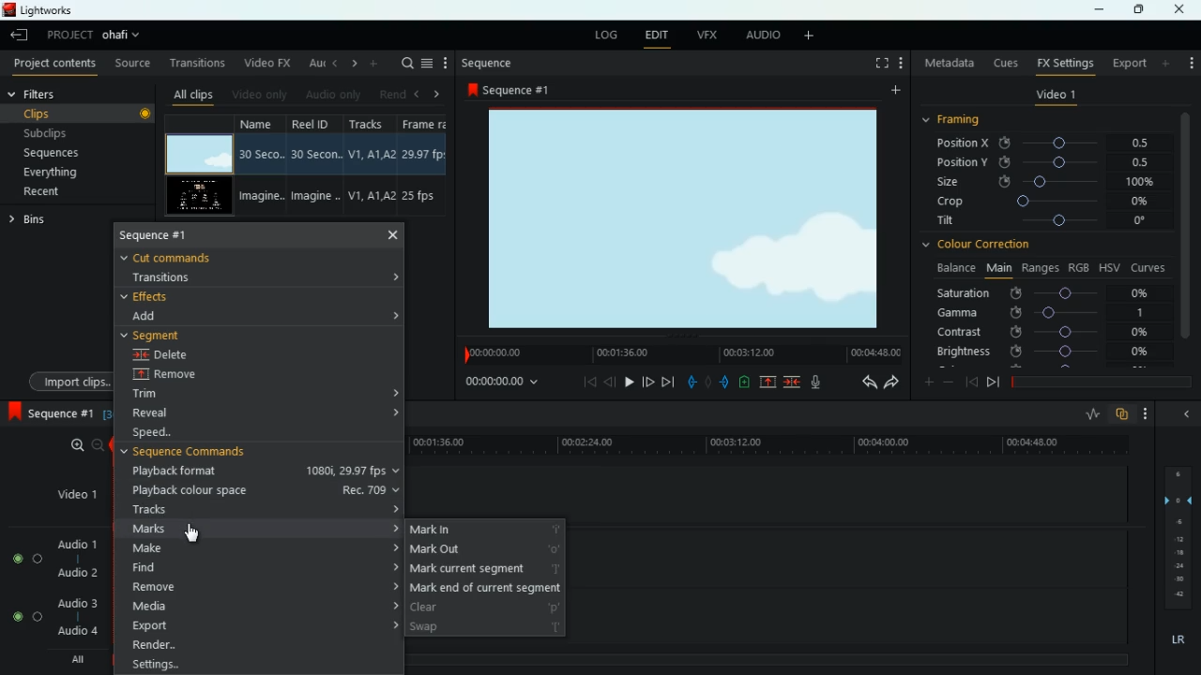 The image size is (1201, 675). Describe the element at coordinates (158, 665) in the screenshot. I see `` at that location.